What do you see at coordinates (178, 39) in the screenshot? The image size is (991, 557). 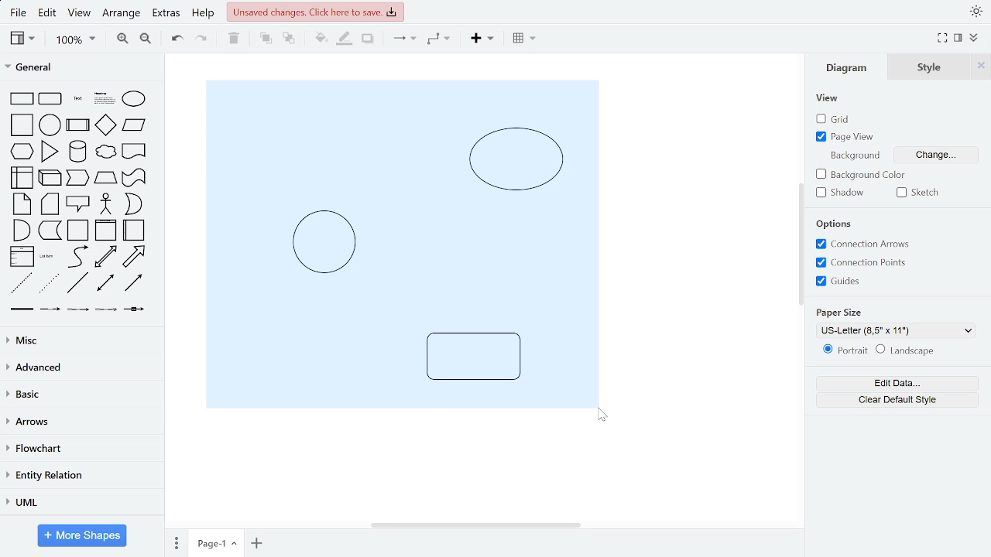 I see `undo` at bounding box center [178, 39].